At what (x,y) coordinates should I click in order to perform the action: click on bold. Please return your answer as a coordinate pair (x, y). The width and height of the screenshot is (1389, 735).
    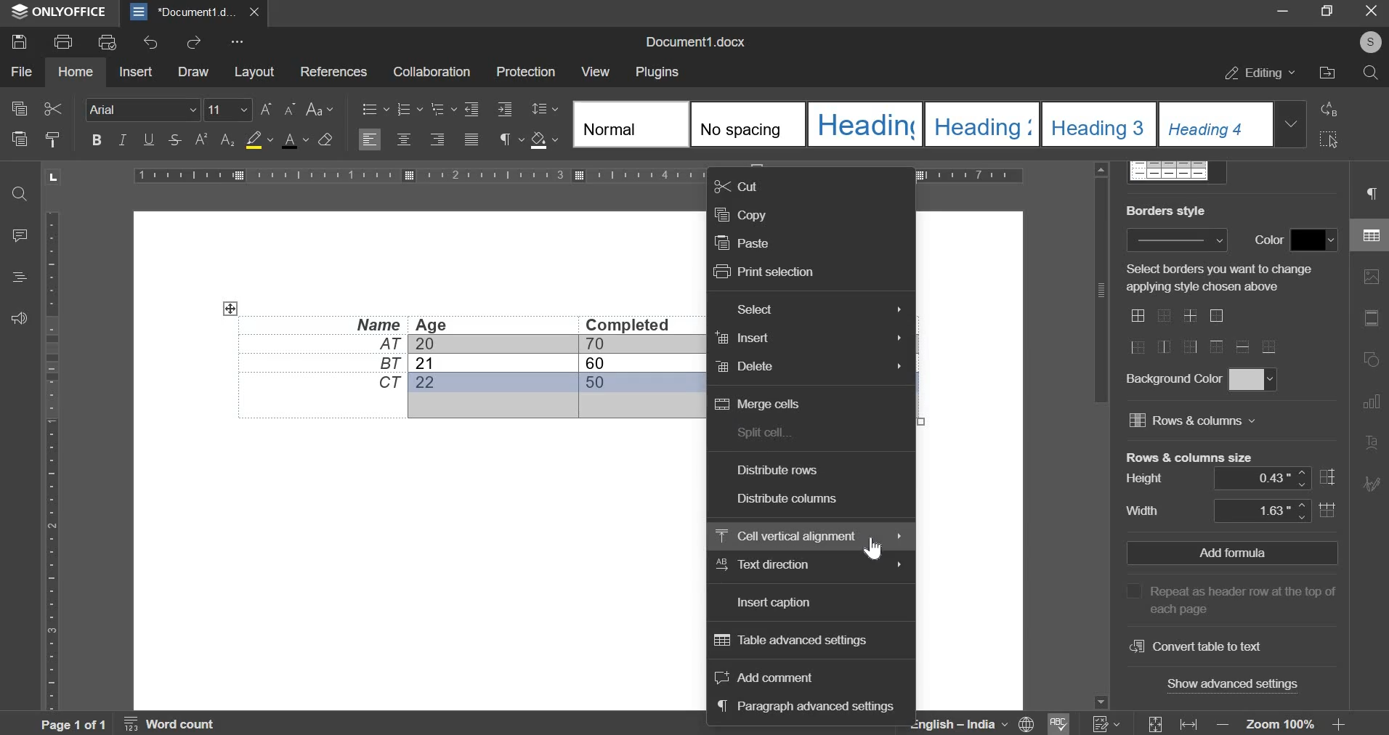
    Looking at the image, I should click on (97, 139).